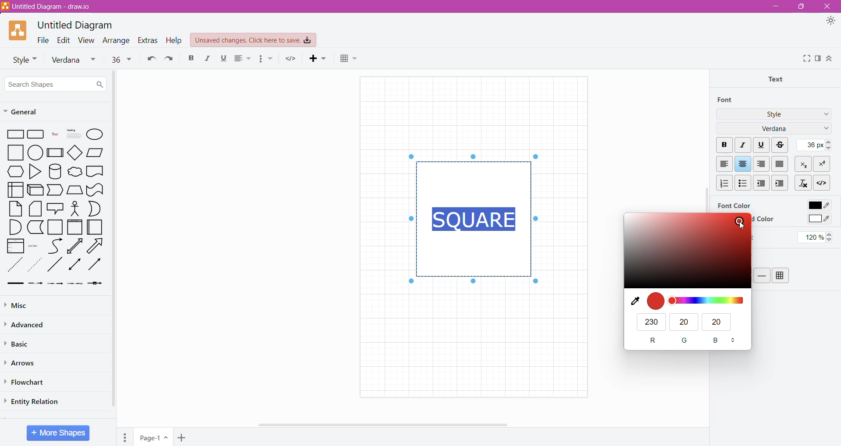 The image size is (841, 446). I want to click on Undo, so click(150, 58).